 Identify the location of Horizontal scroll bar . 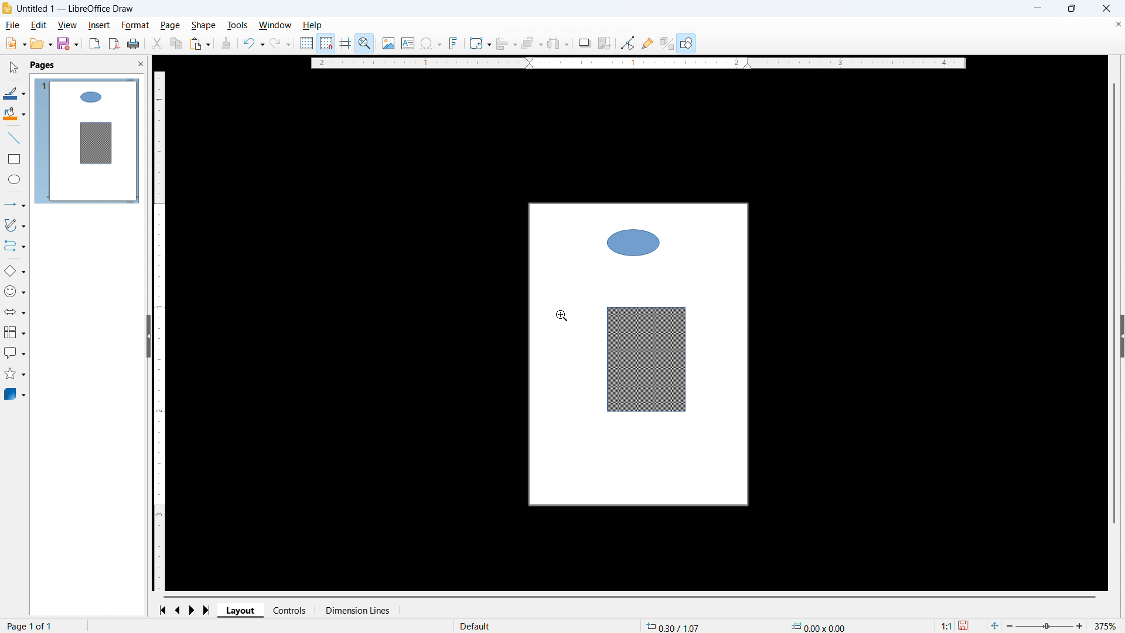
(630, 597).